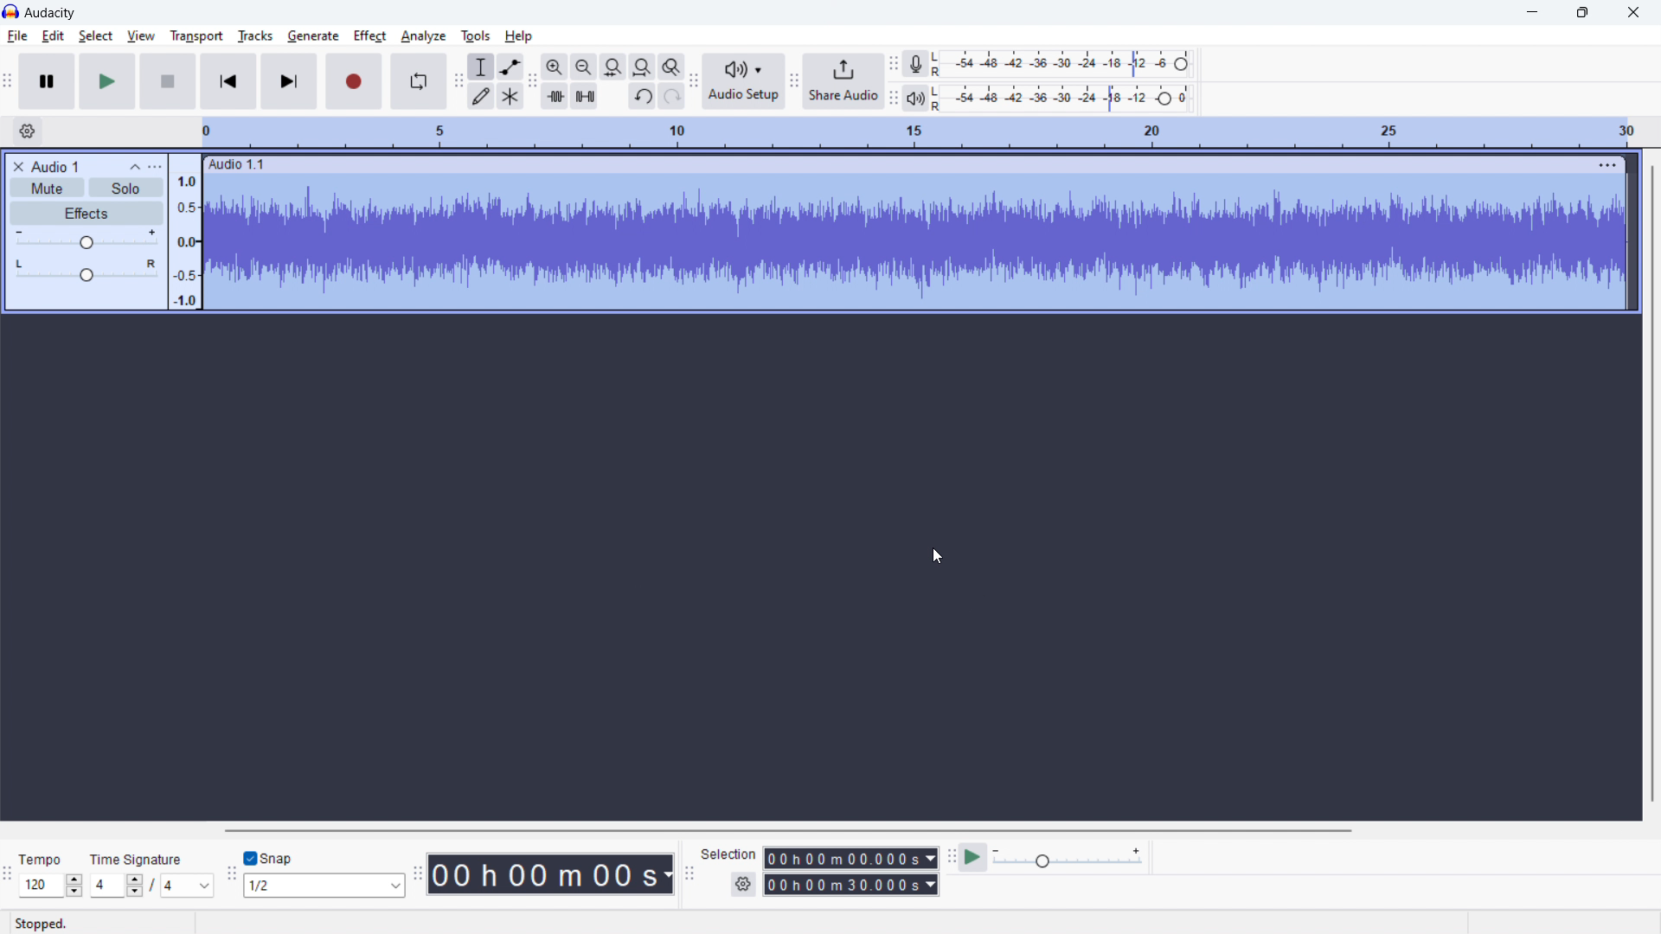 Image resolution: width=1661 pixels, height=934 pixels. Describe the element at coordinates (271, 858) in the screenshot. I see `toggle snap` at that location.